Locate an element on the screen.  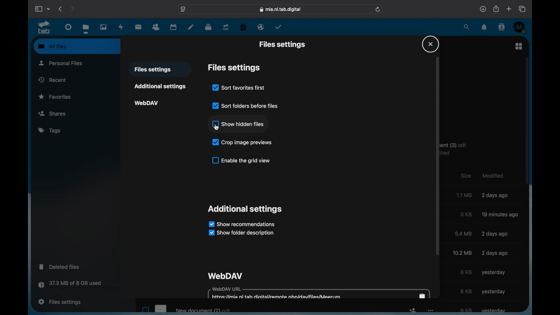
activity is located at coordinates (121, 27).